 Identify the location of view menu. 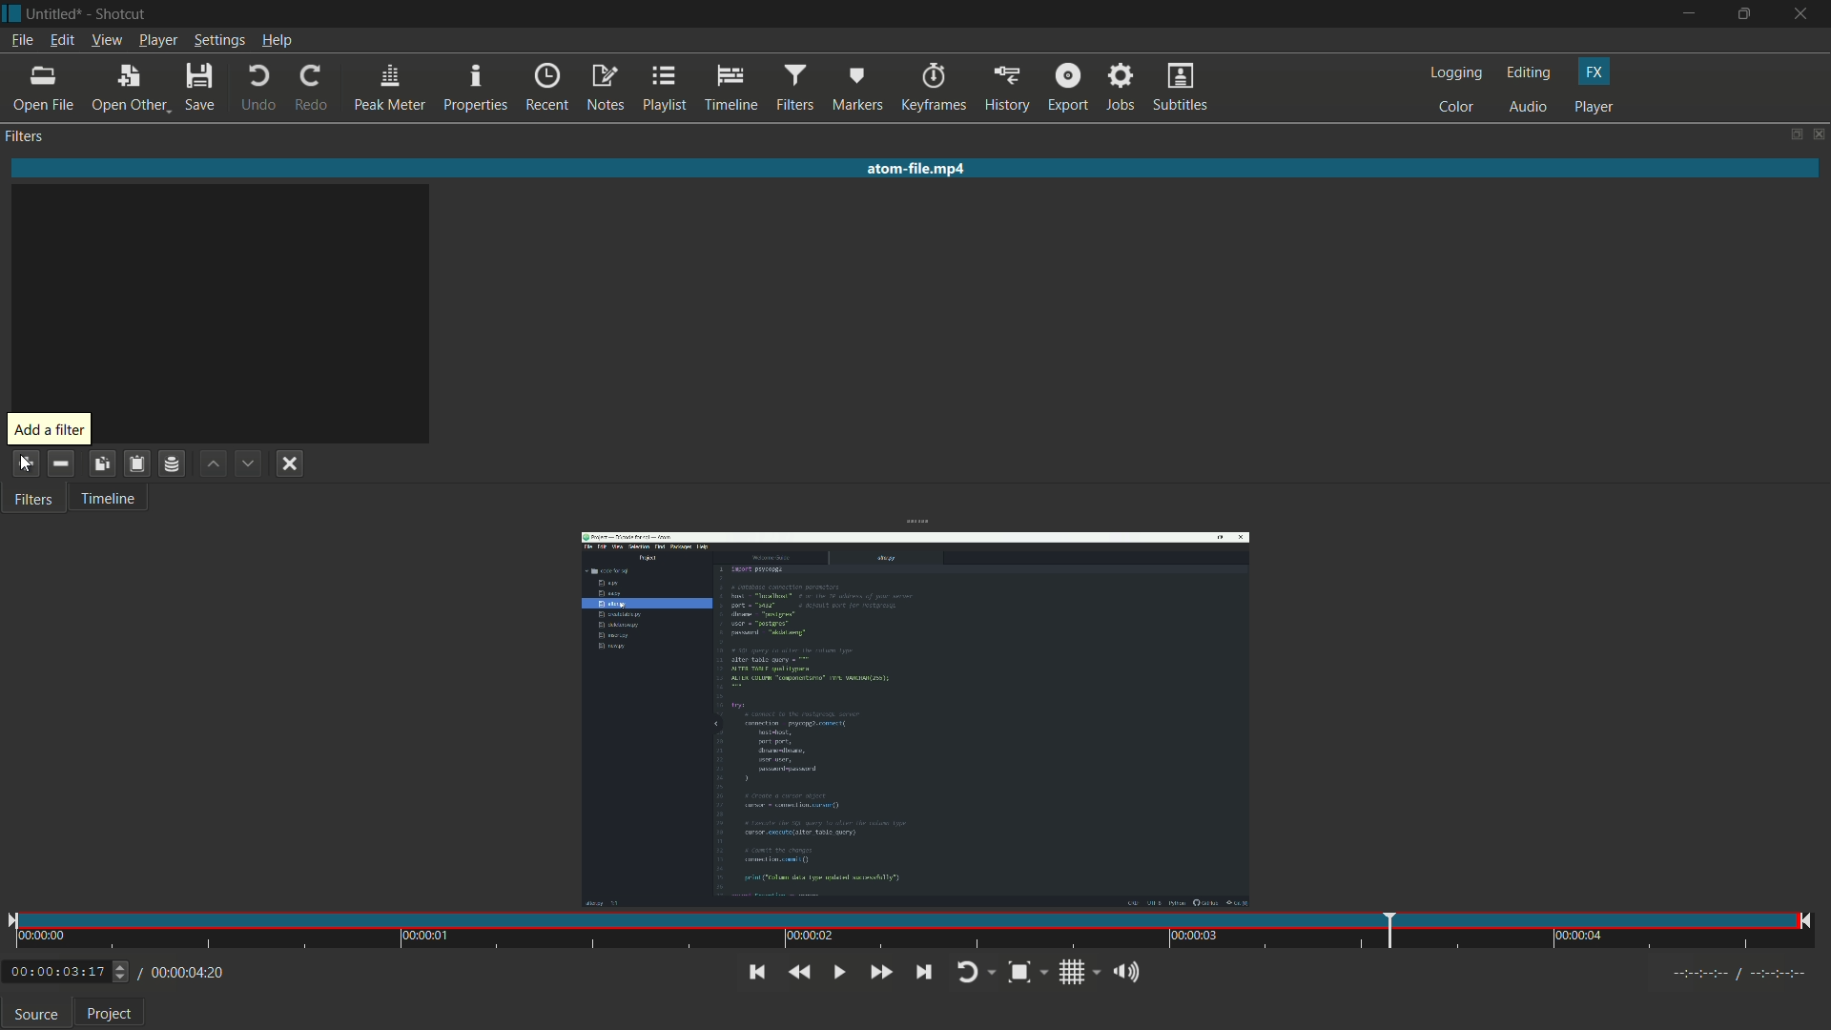
(106, 41).